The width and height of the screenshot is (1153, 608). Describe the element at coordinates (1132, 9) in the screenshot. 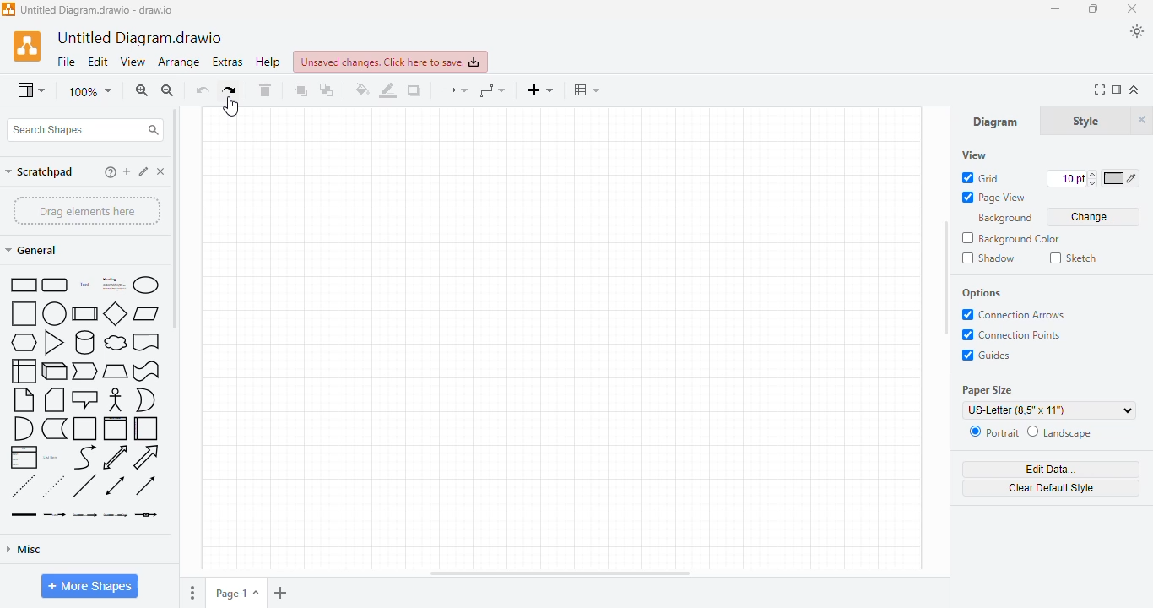

I see `close` at that location.